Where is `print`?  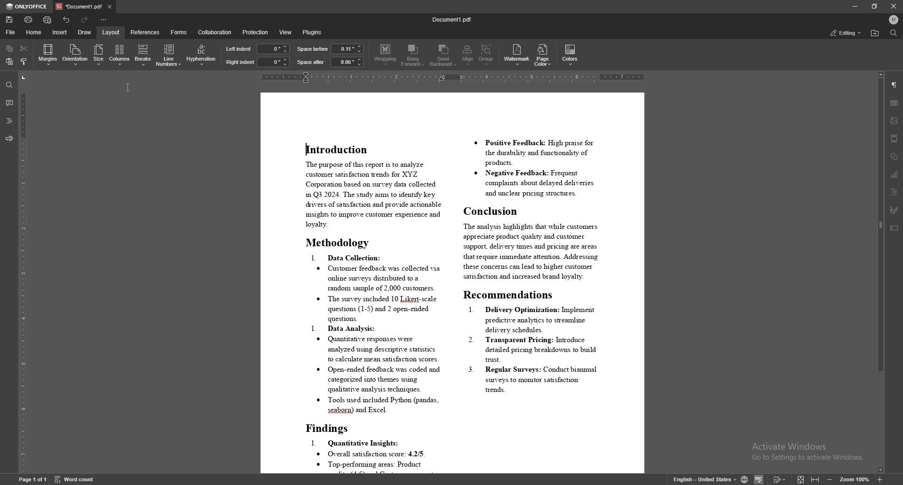
print is located at coordinates (28, 20).